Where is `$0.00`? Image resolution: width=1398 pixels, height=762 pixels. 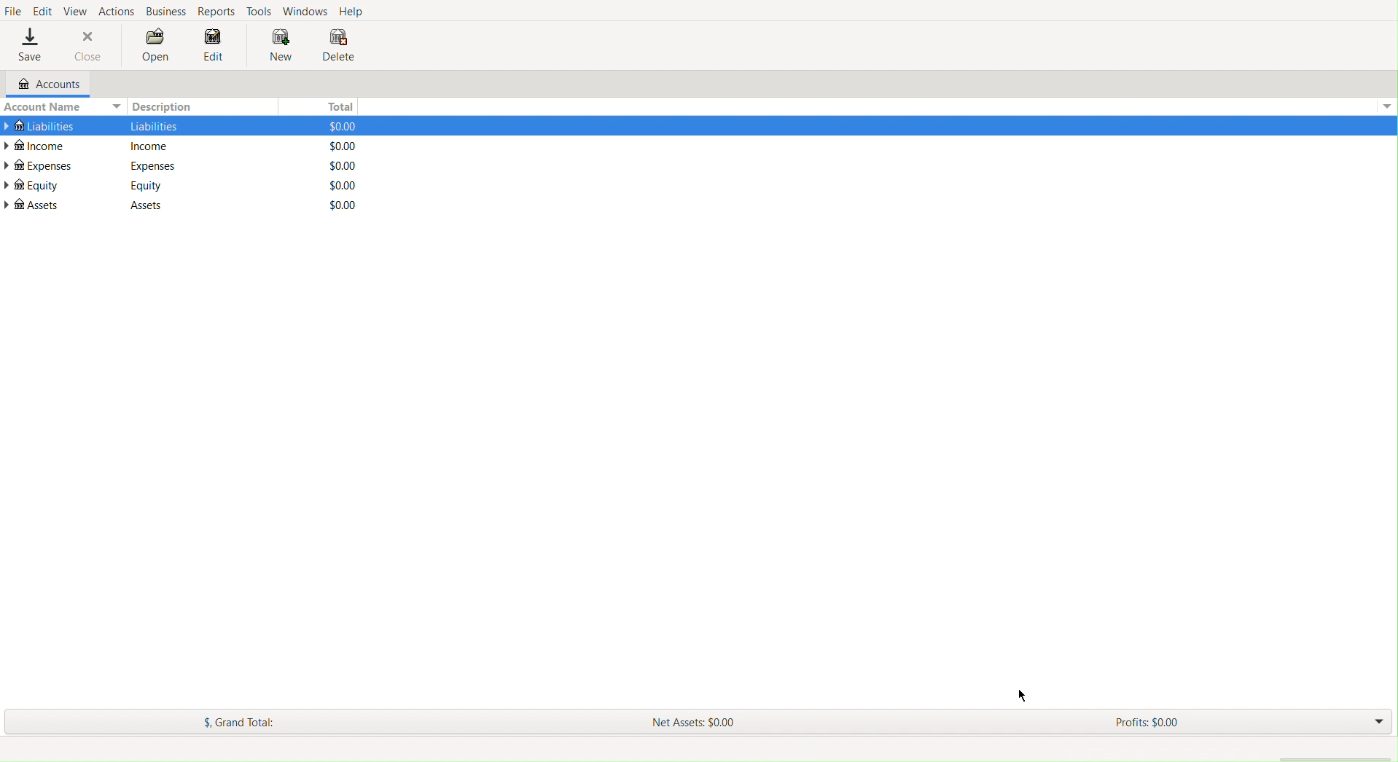
$0.00 is located at coordinates (338, 185).